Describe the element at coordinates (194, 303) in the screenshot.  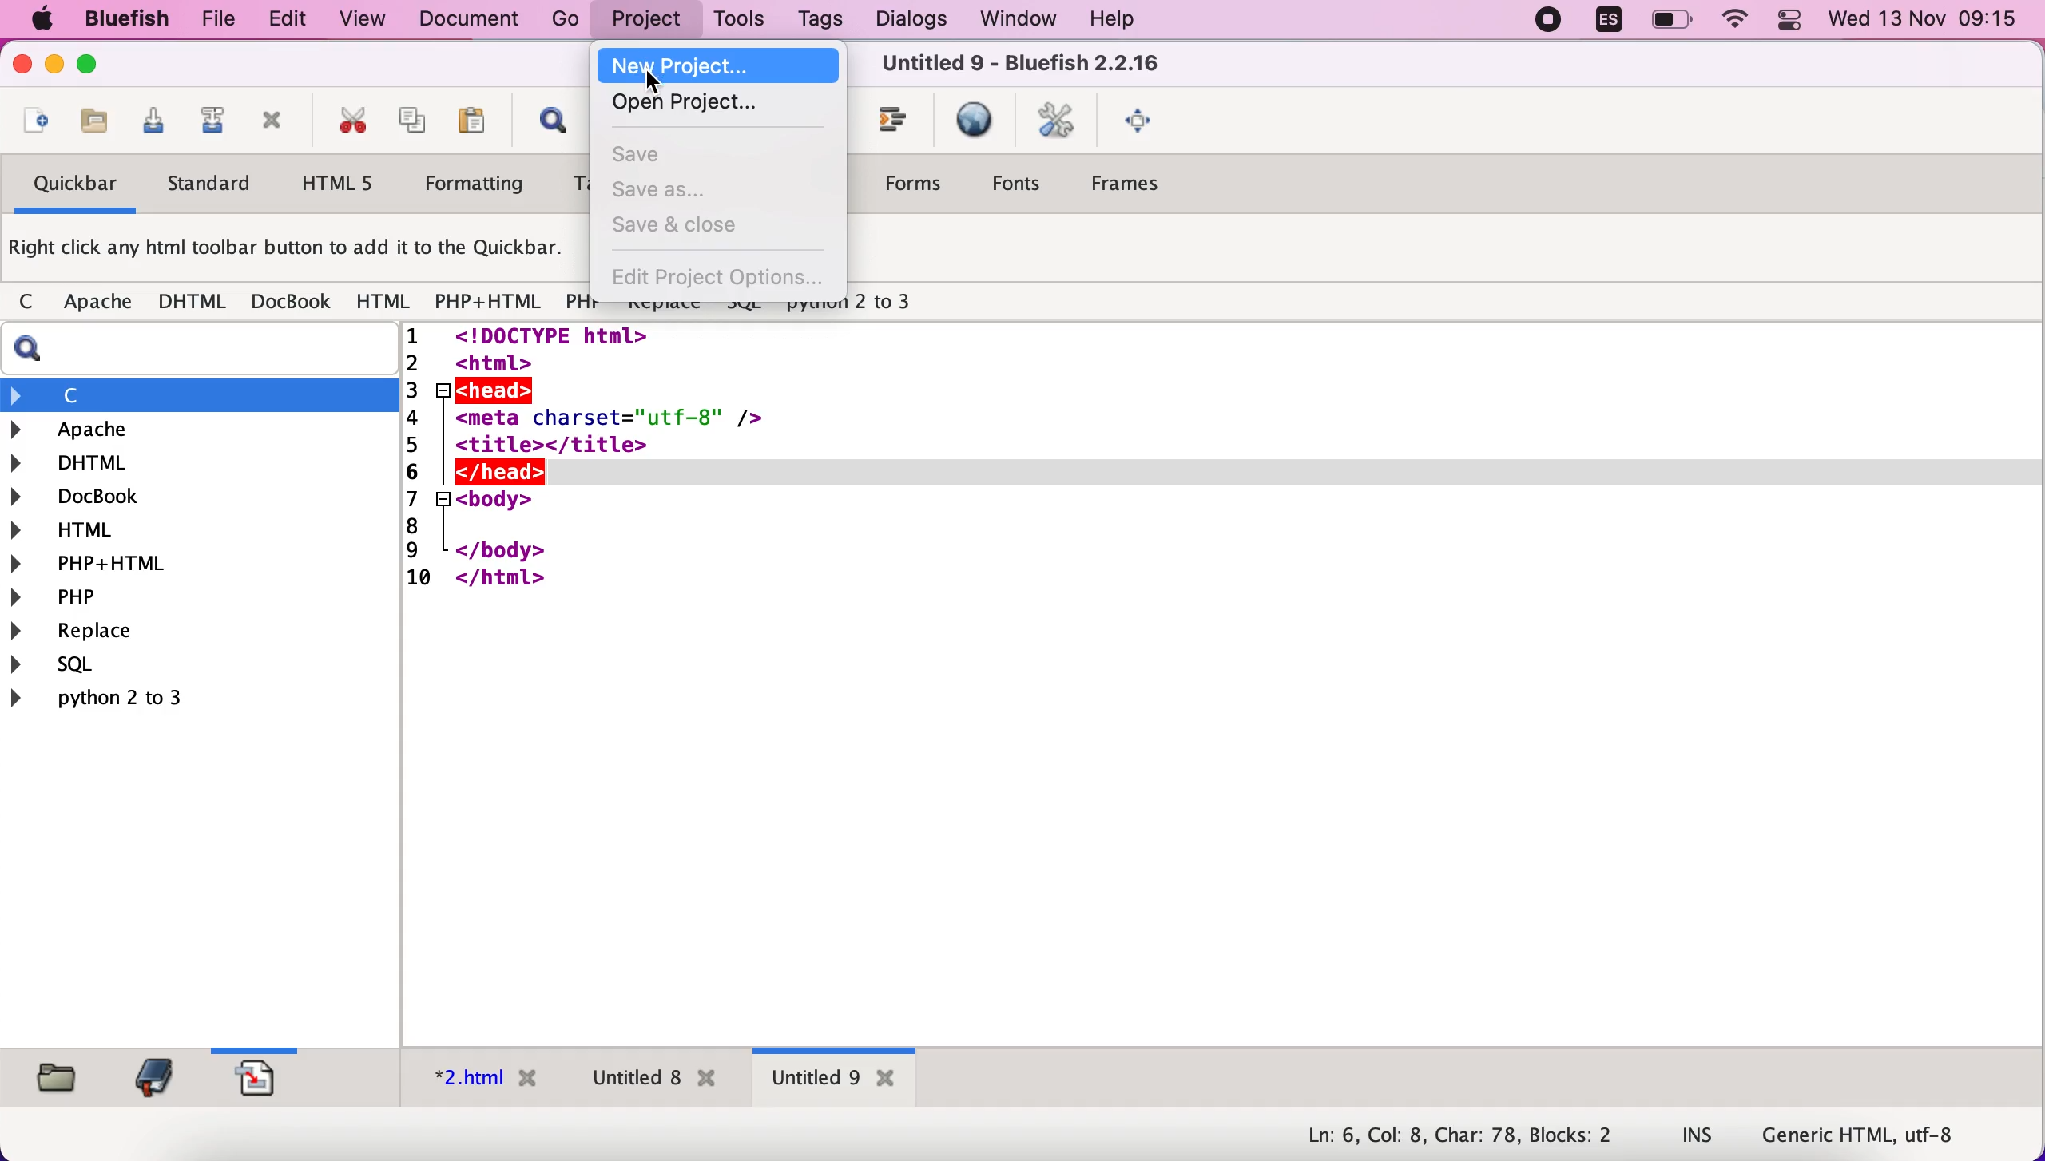
I see `dhtml` at that location.